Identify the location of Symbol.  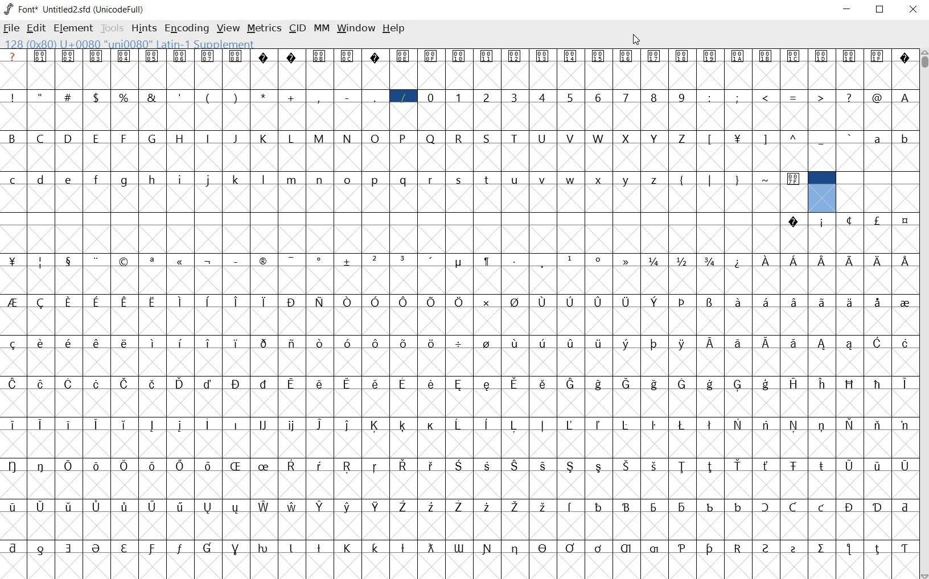
(541, 424).